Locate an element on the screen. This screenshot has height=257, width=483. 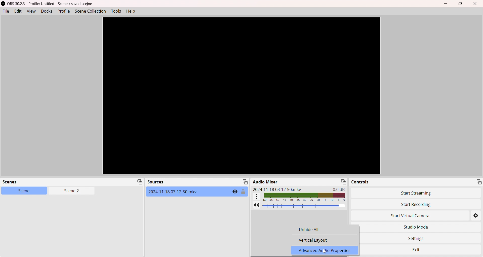
0.0 dB is located at coordinates (340, 189).